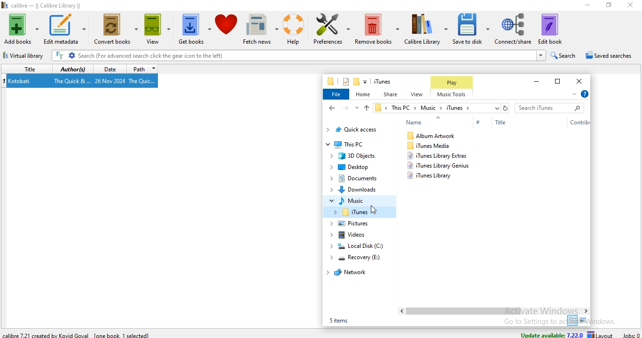  What do you see at coordinates (366, 108) in the screenshot?
I see `up file path` at bounding box center [366, 108].